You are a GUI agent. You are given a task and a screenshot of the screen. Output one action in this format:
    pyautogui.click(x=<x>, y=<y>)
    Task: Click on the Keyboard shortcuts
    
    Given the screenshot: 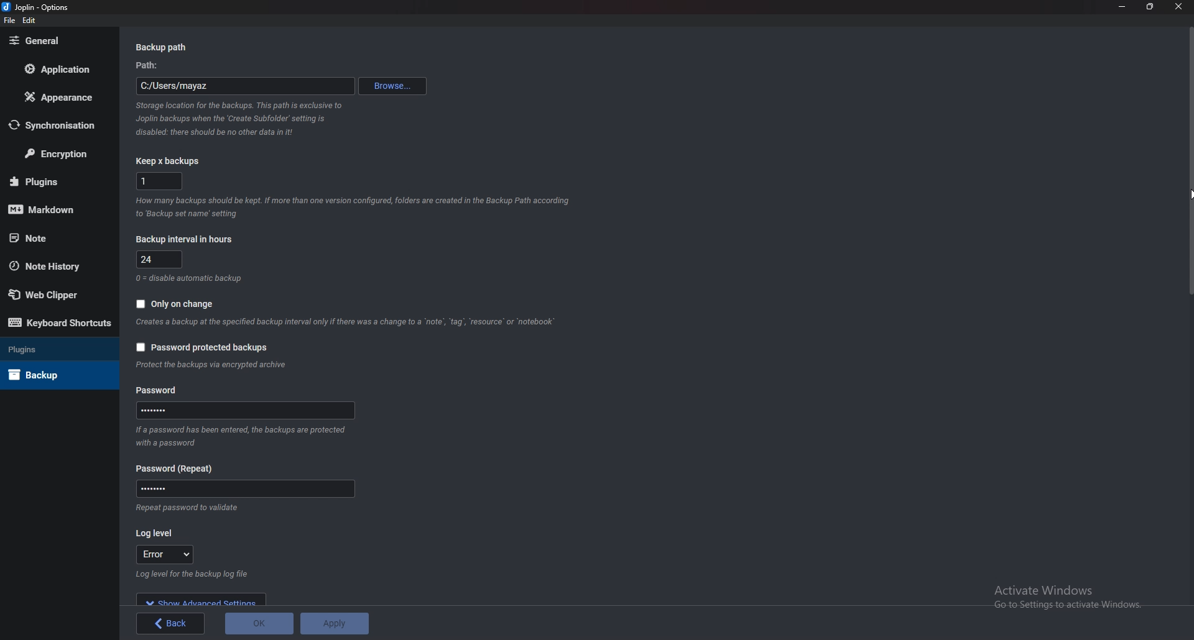 What is the action you would take?
    pyautogui.click(x=57, y=323)
    